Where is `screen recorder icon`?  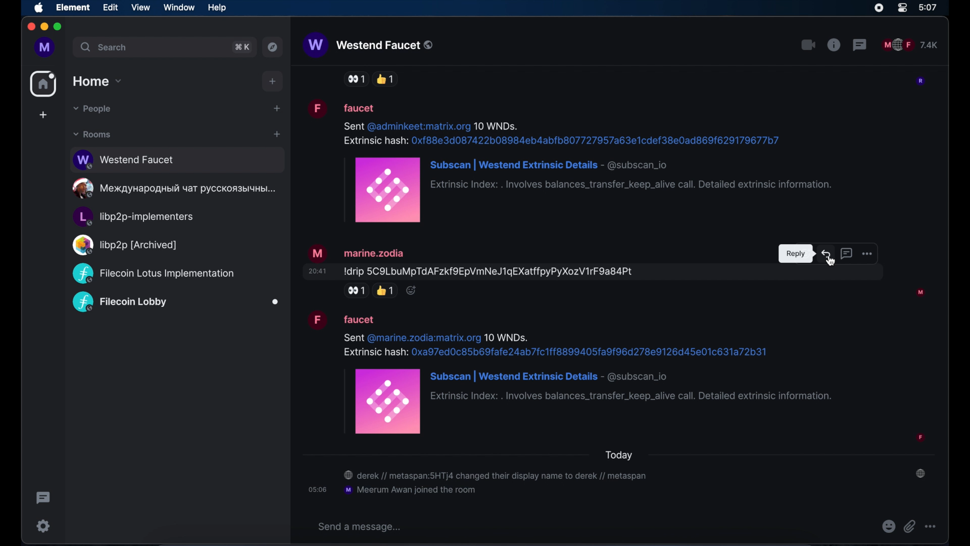
screen recorder icon is located at coordinates (879, 8).